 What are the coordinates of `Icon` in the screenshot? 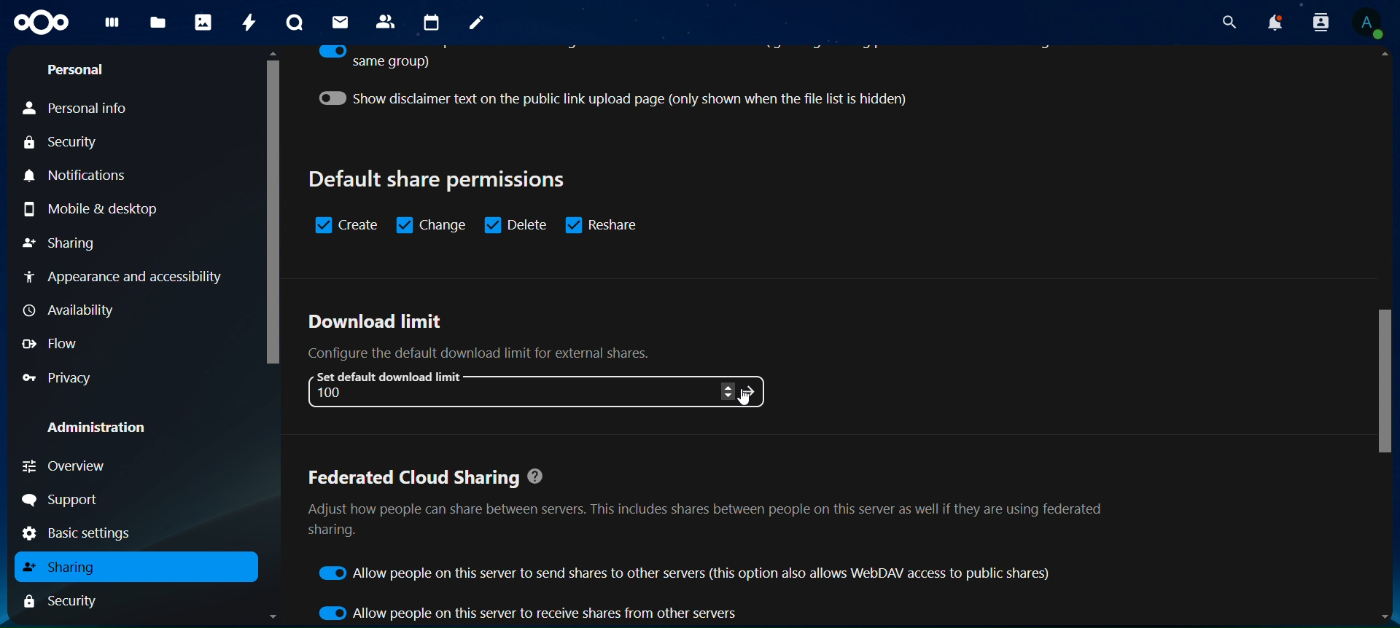 It's located at (44, 24).